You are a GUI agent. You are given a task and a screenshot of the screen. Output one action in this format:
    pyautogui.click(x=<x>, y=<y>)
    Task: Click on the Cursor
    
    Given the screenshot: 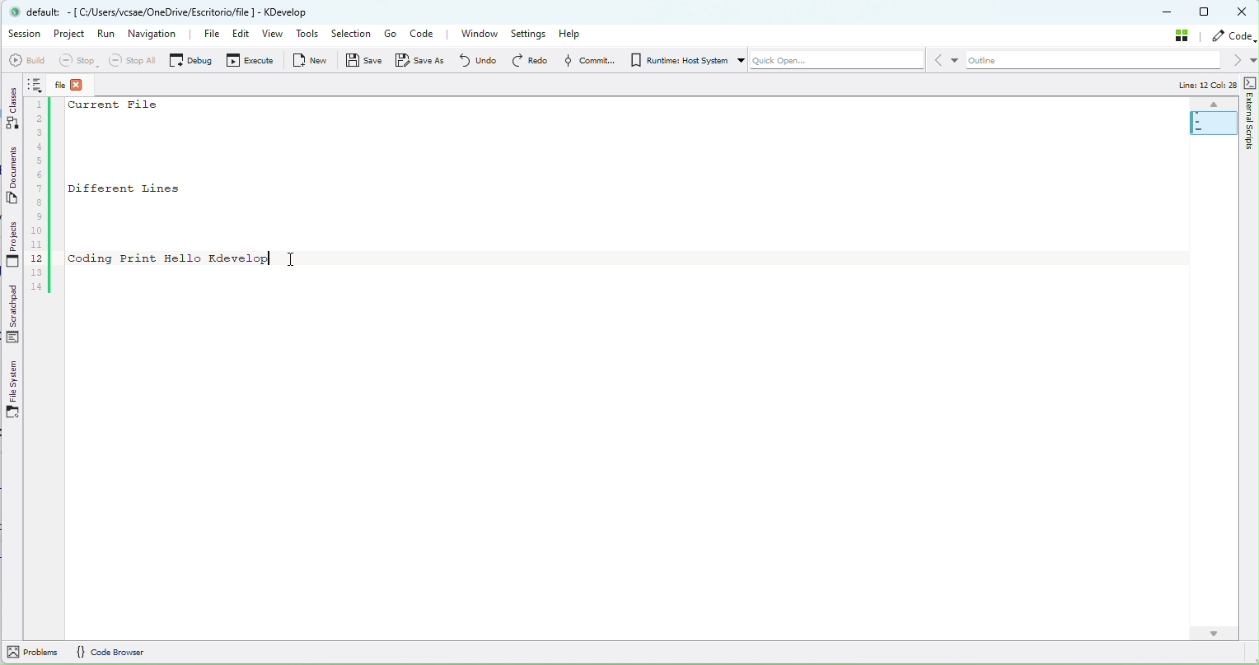 What is the action you would take?
    pyautogui.click(x=296, y=258)
    